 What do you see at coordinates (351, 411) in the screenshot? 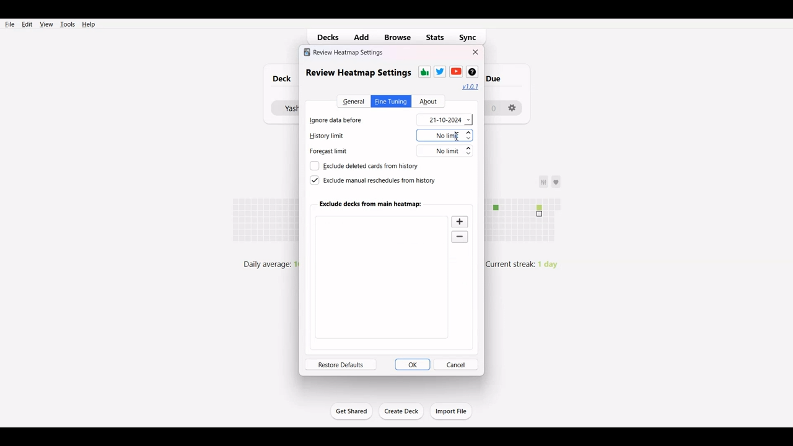
I see `Get Started` at bounding box center [351, 411].